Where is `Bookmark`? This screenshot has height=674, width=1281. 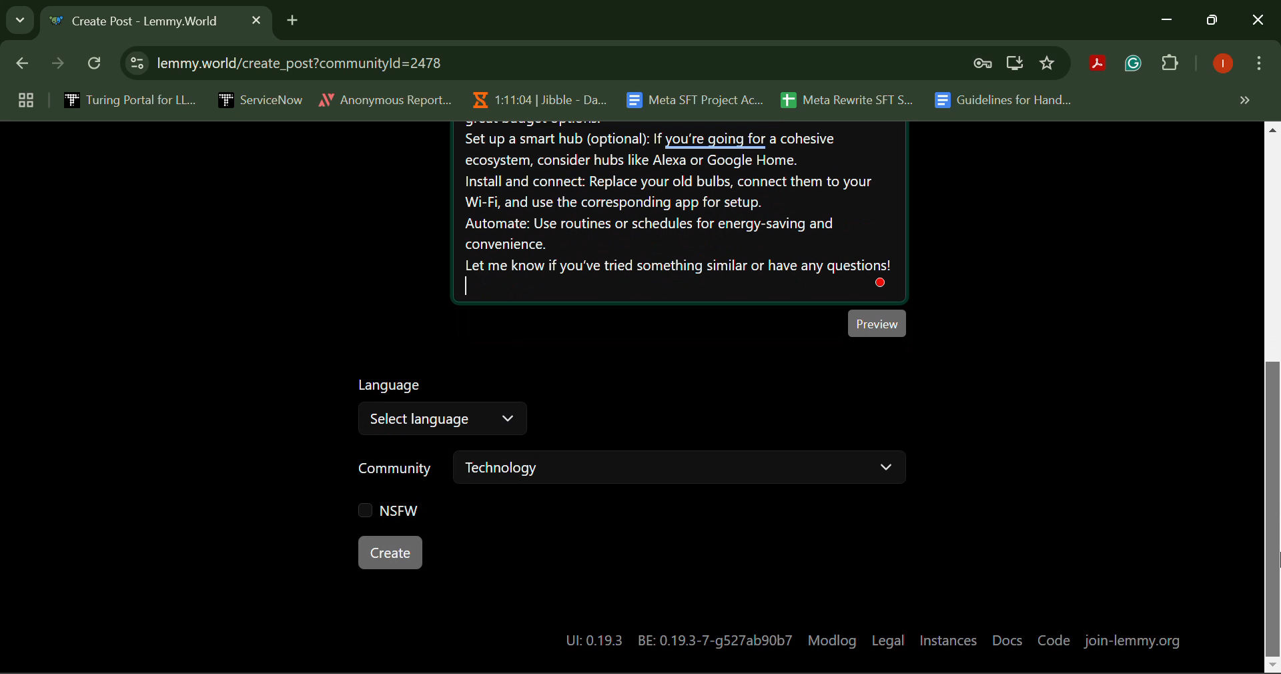 Bookmark is located at coordinates (1048, 63).